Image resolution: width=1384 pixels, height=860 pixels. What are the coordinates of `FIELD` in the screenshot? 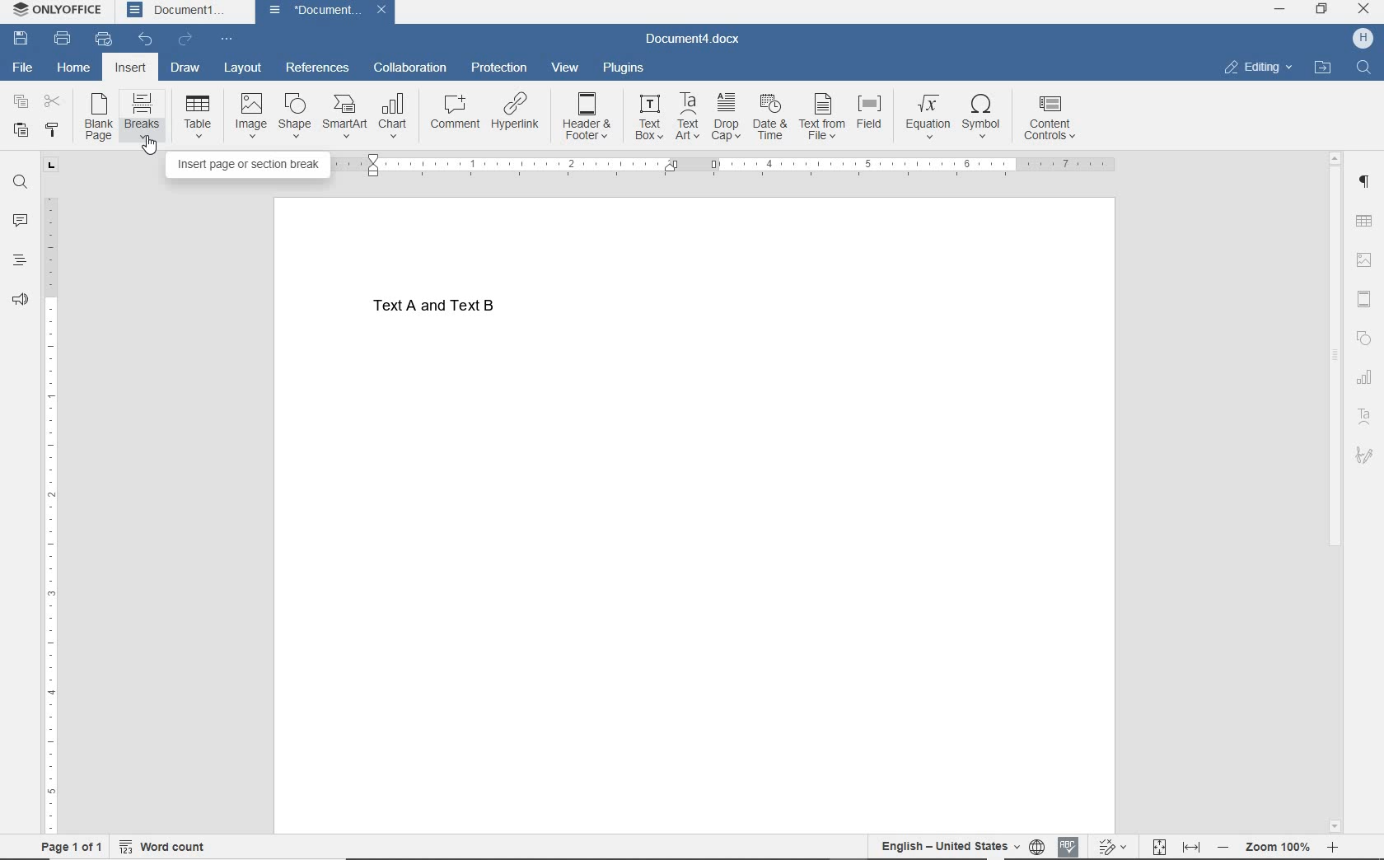 It's located at (871, 122).